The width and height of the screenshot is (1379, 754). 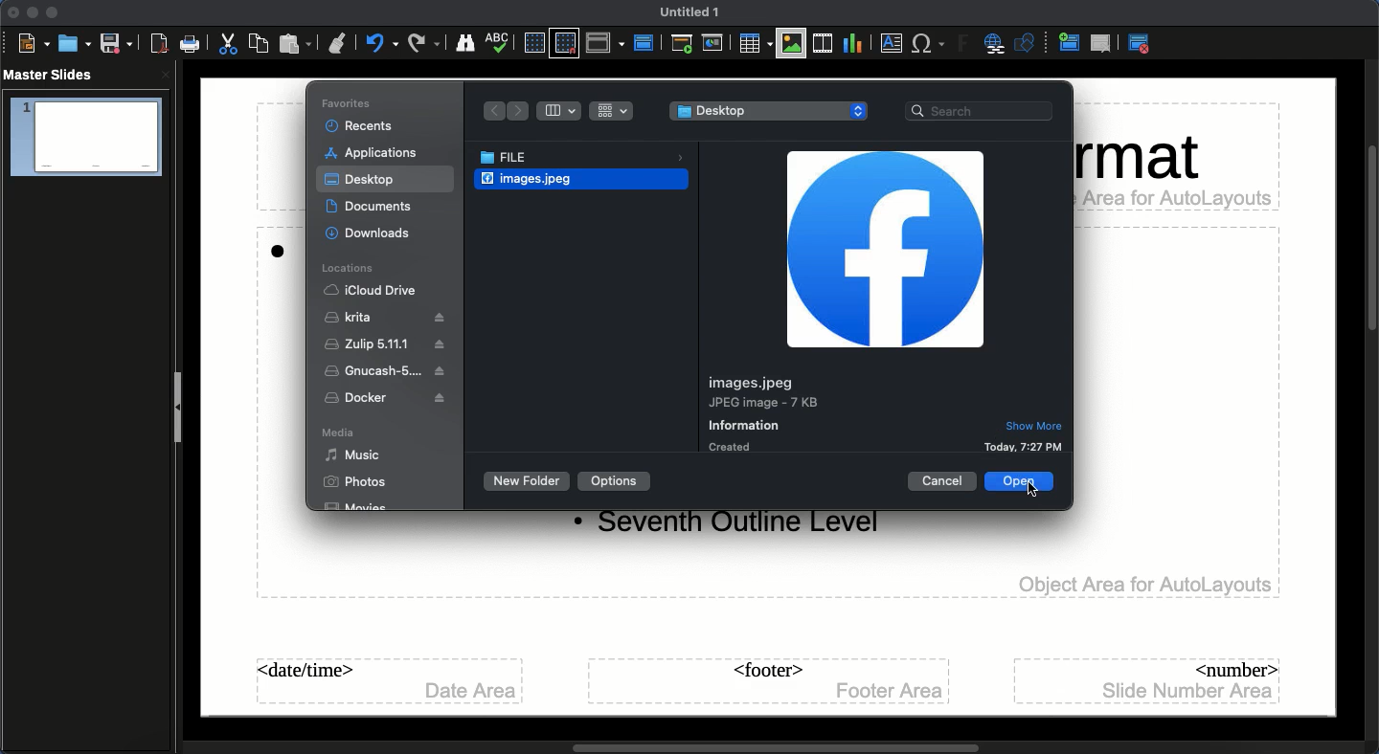 What do you see at coordinates (534, 43) in the screenshot?
I see `Display grid` at bounding box center [534, 43].